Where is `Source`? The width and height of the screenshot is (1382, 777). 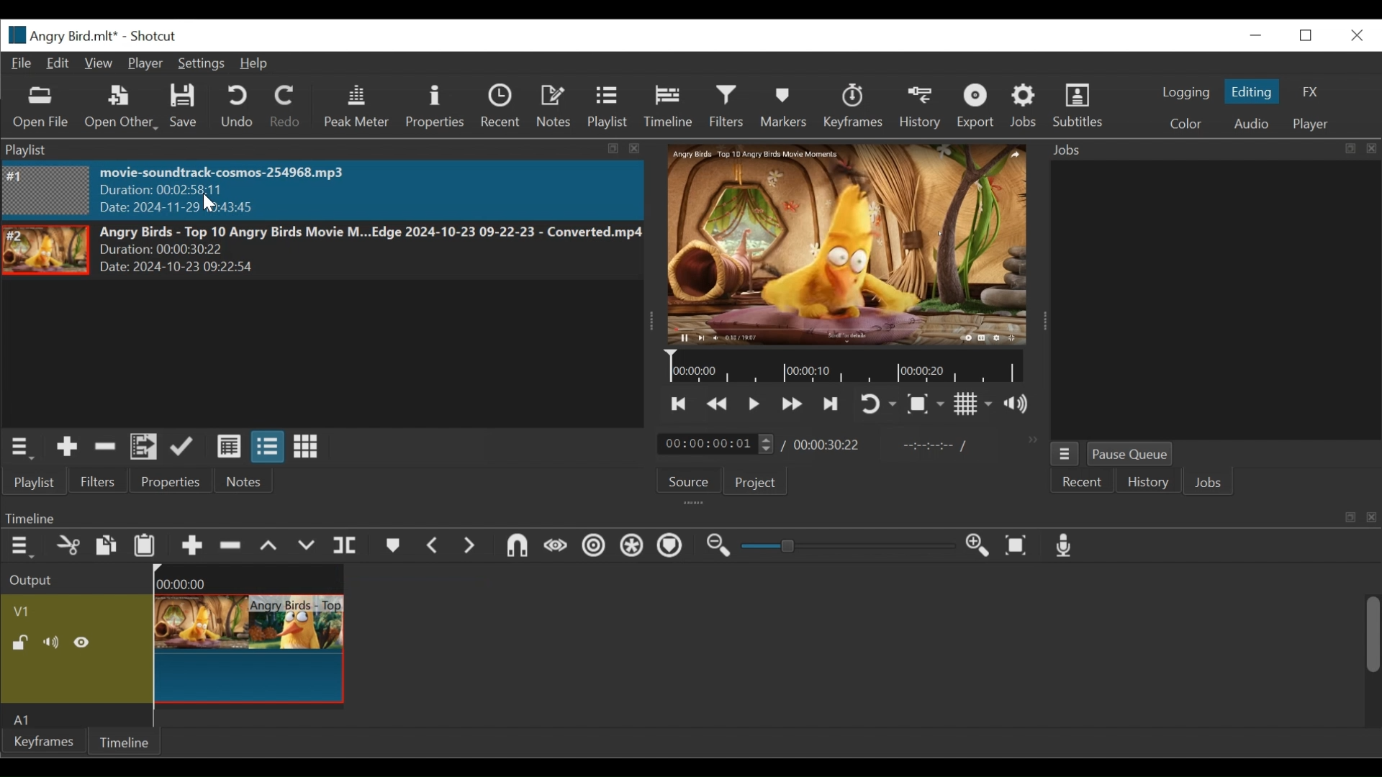
Source is located at coordinates (690, 482).